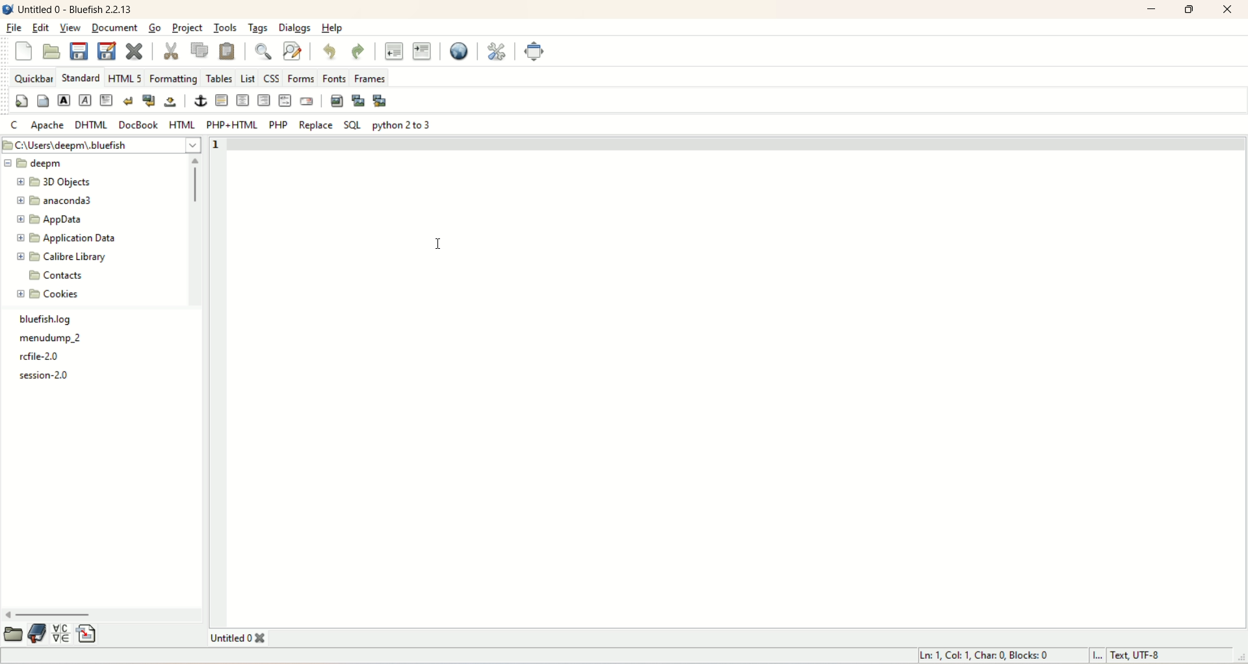 This screenshot has width=1248, height=664. I want to click on save current file, so click(79, 51).